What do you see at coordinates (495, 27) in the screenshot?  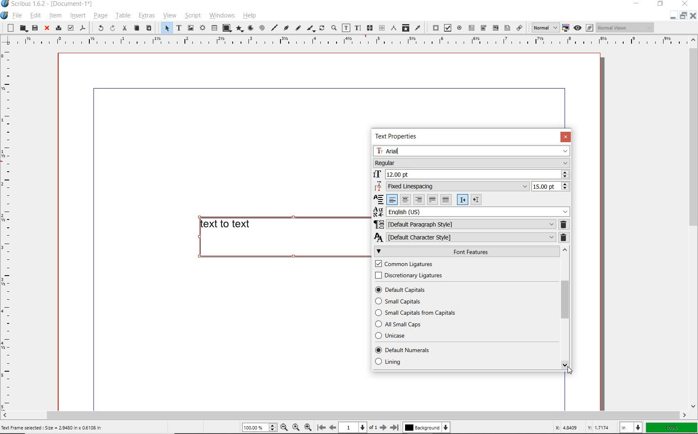 I see `pdf list box` at bounding box center [495, 27].